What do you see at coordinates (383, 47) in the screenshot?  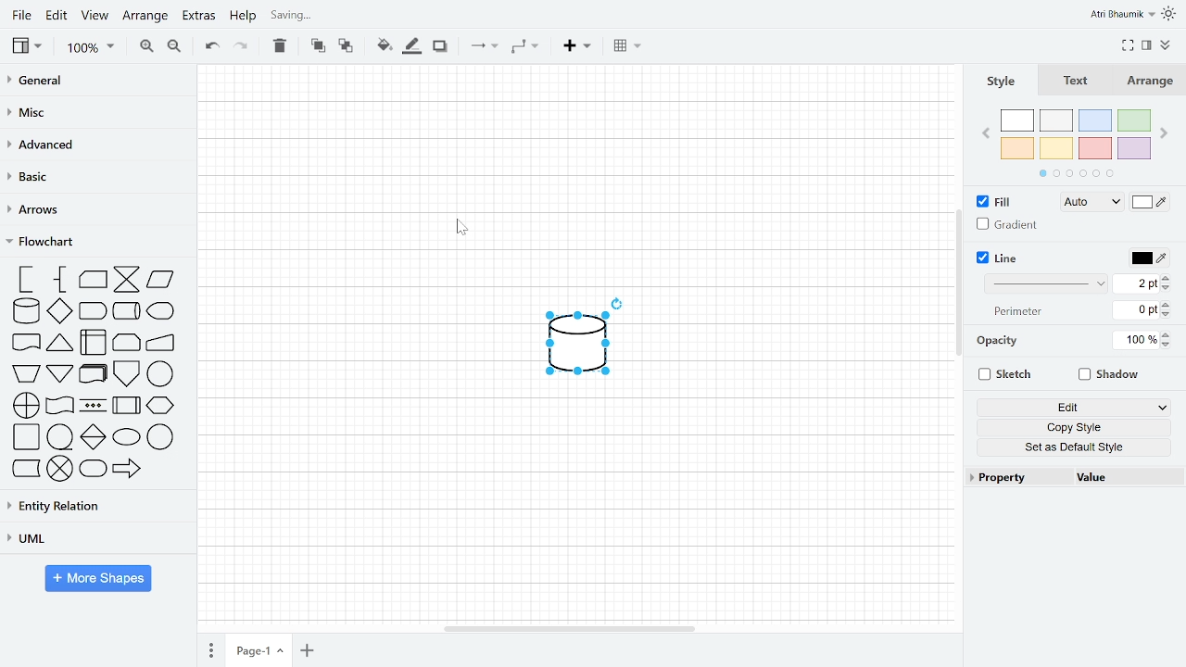 I see `Fill color` at bounding box center [383, 47].